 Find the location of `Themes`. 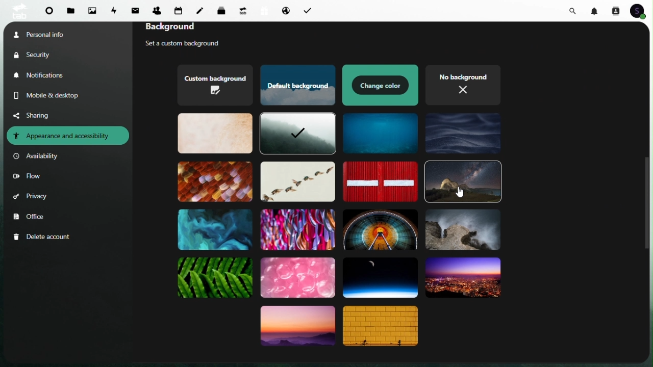

Themes is located at coordinates (296, 86).